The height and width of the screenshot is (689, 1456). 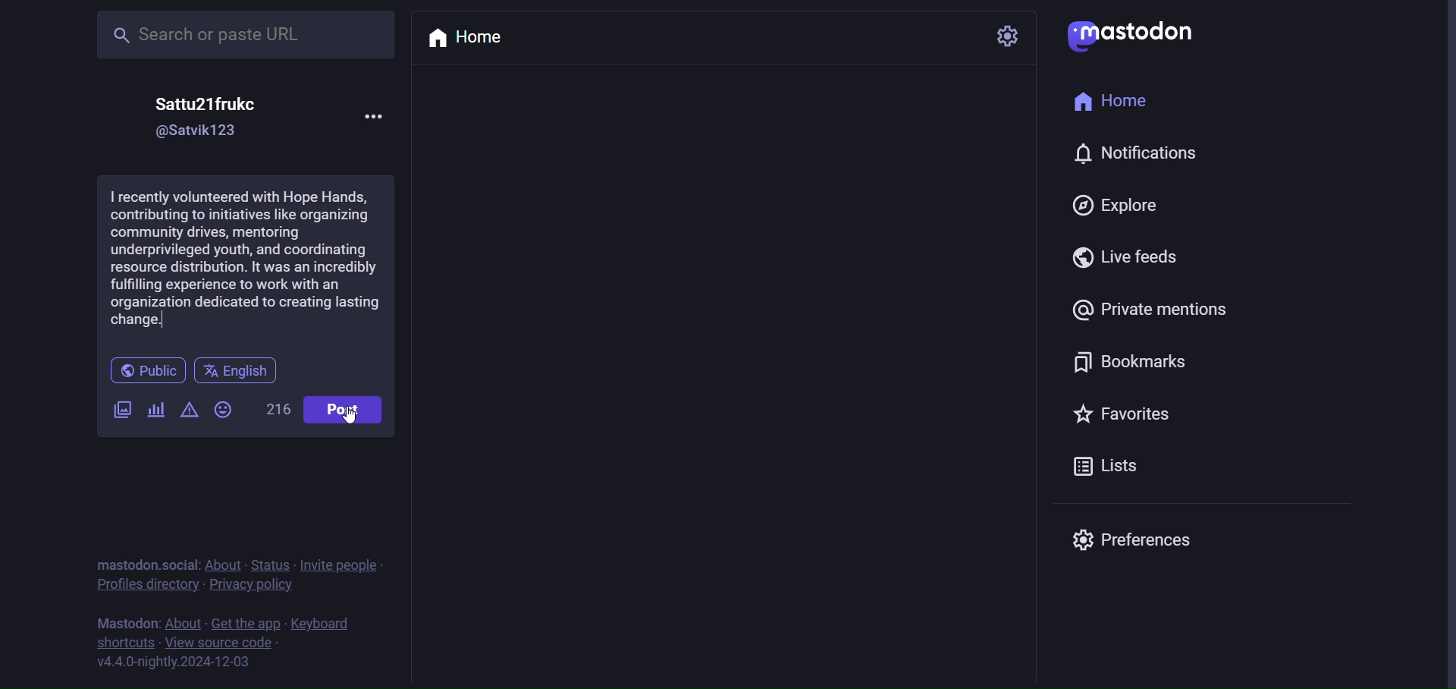 I want to click on public, so click(x=144, y=370).